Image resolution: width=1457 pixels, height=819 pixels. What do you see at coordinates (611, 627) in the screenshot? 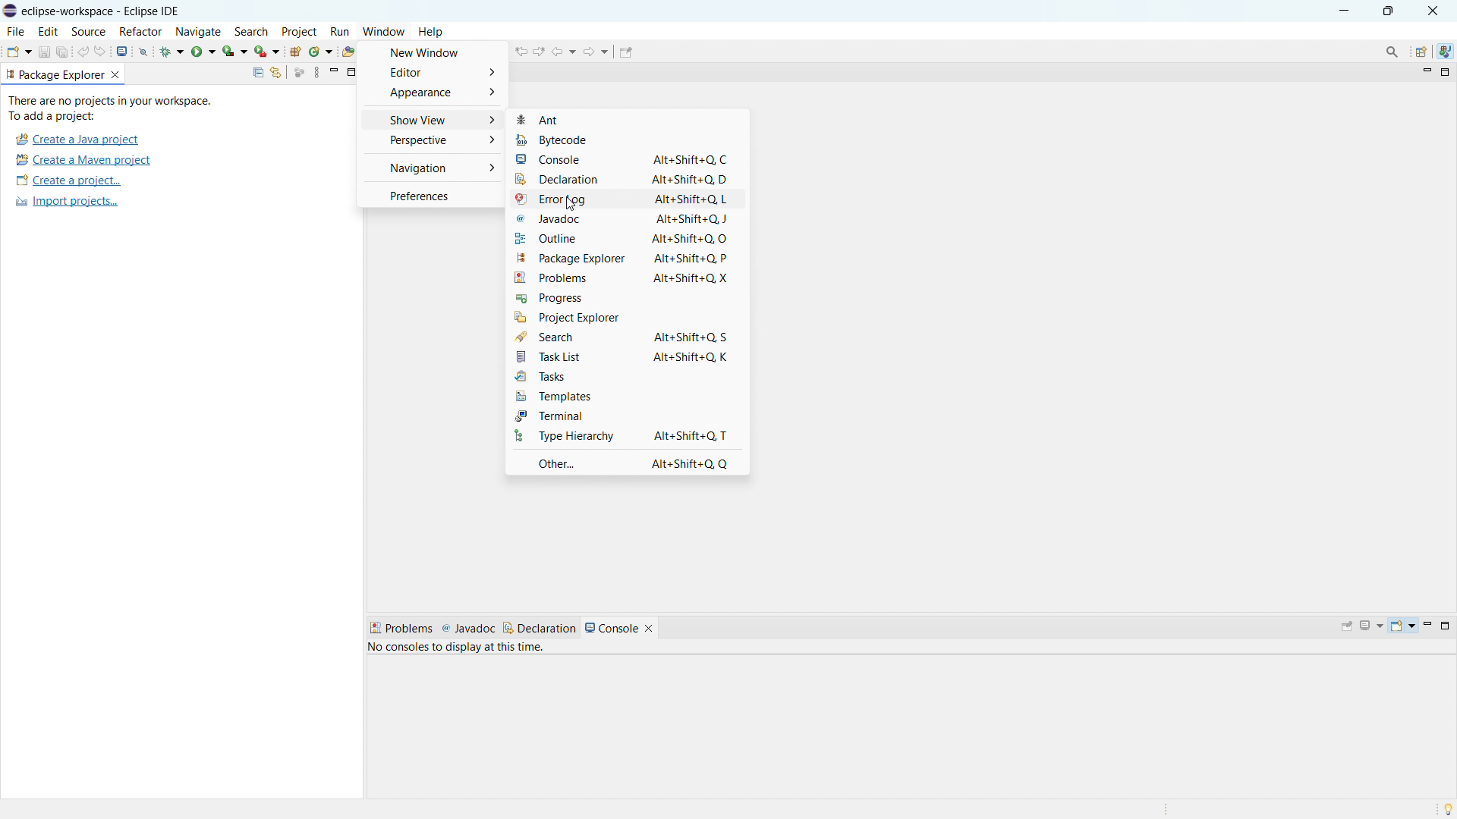
I see `console` at bounding box center [611, 627].